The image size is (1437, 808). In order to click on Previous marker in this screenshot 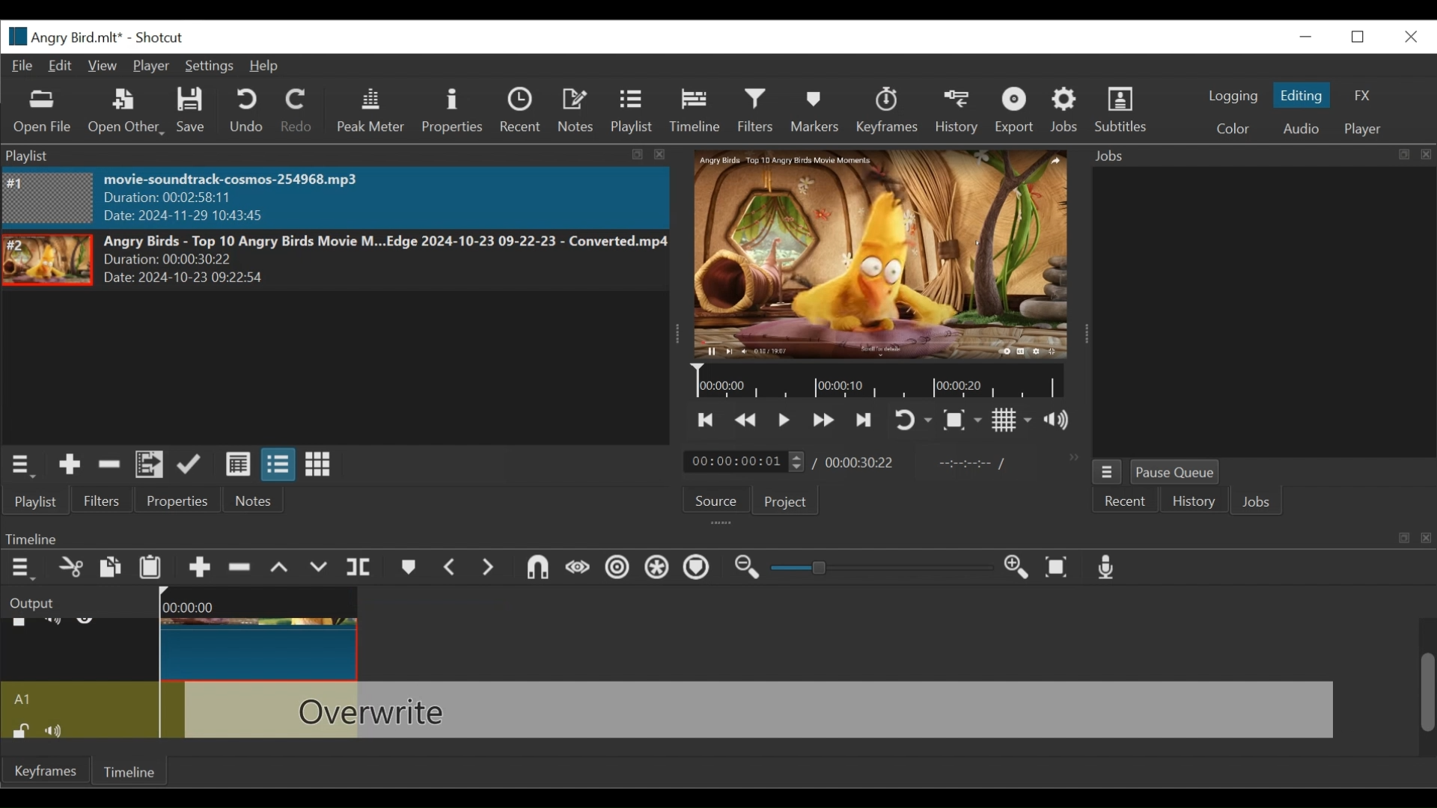, I will do `click(450, 566)`.